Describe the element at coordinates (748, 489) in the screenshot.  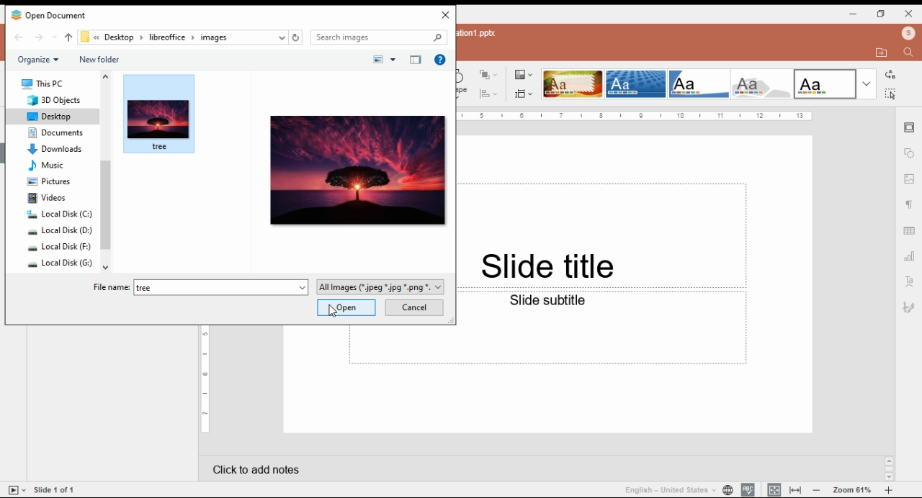
I see `spell check` at that location.